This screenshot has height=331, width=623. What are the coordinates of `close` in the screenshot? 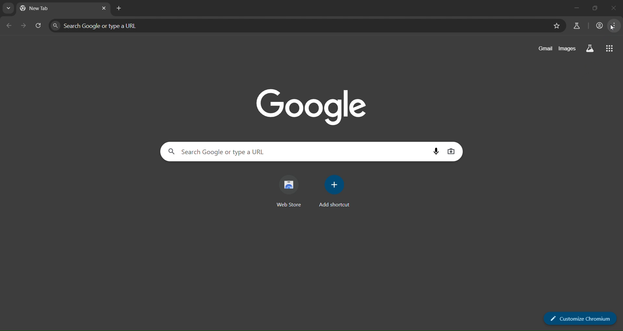 It's located at (596, 7).